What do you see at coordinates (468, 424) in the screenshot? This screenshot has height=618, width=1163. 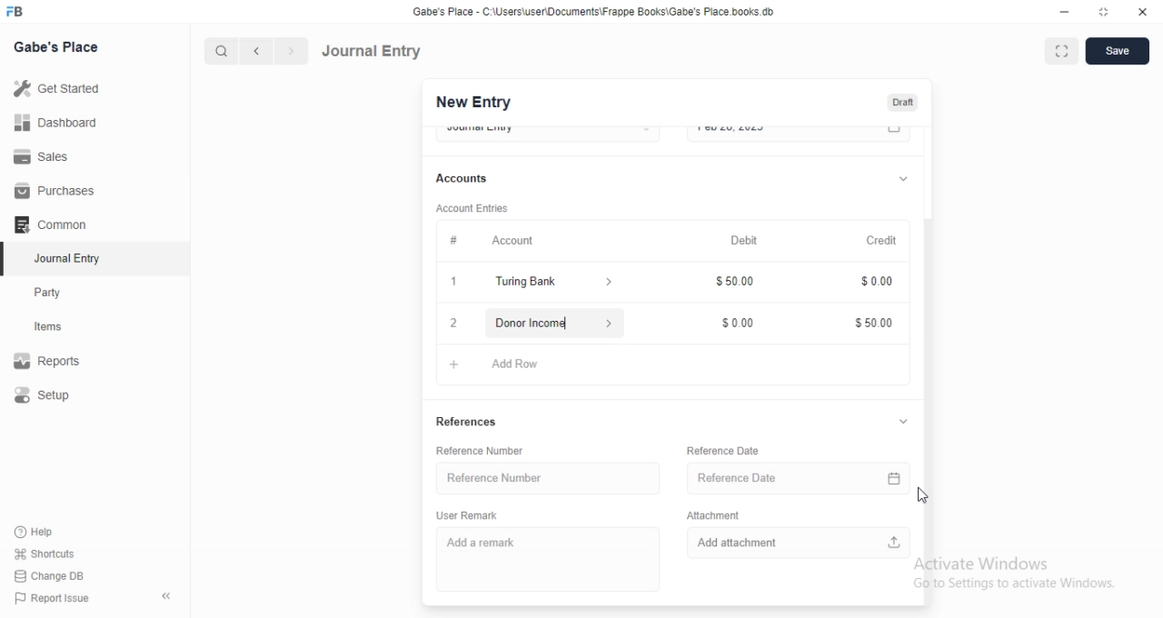 I see `References` at bounding box center [468, 424].